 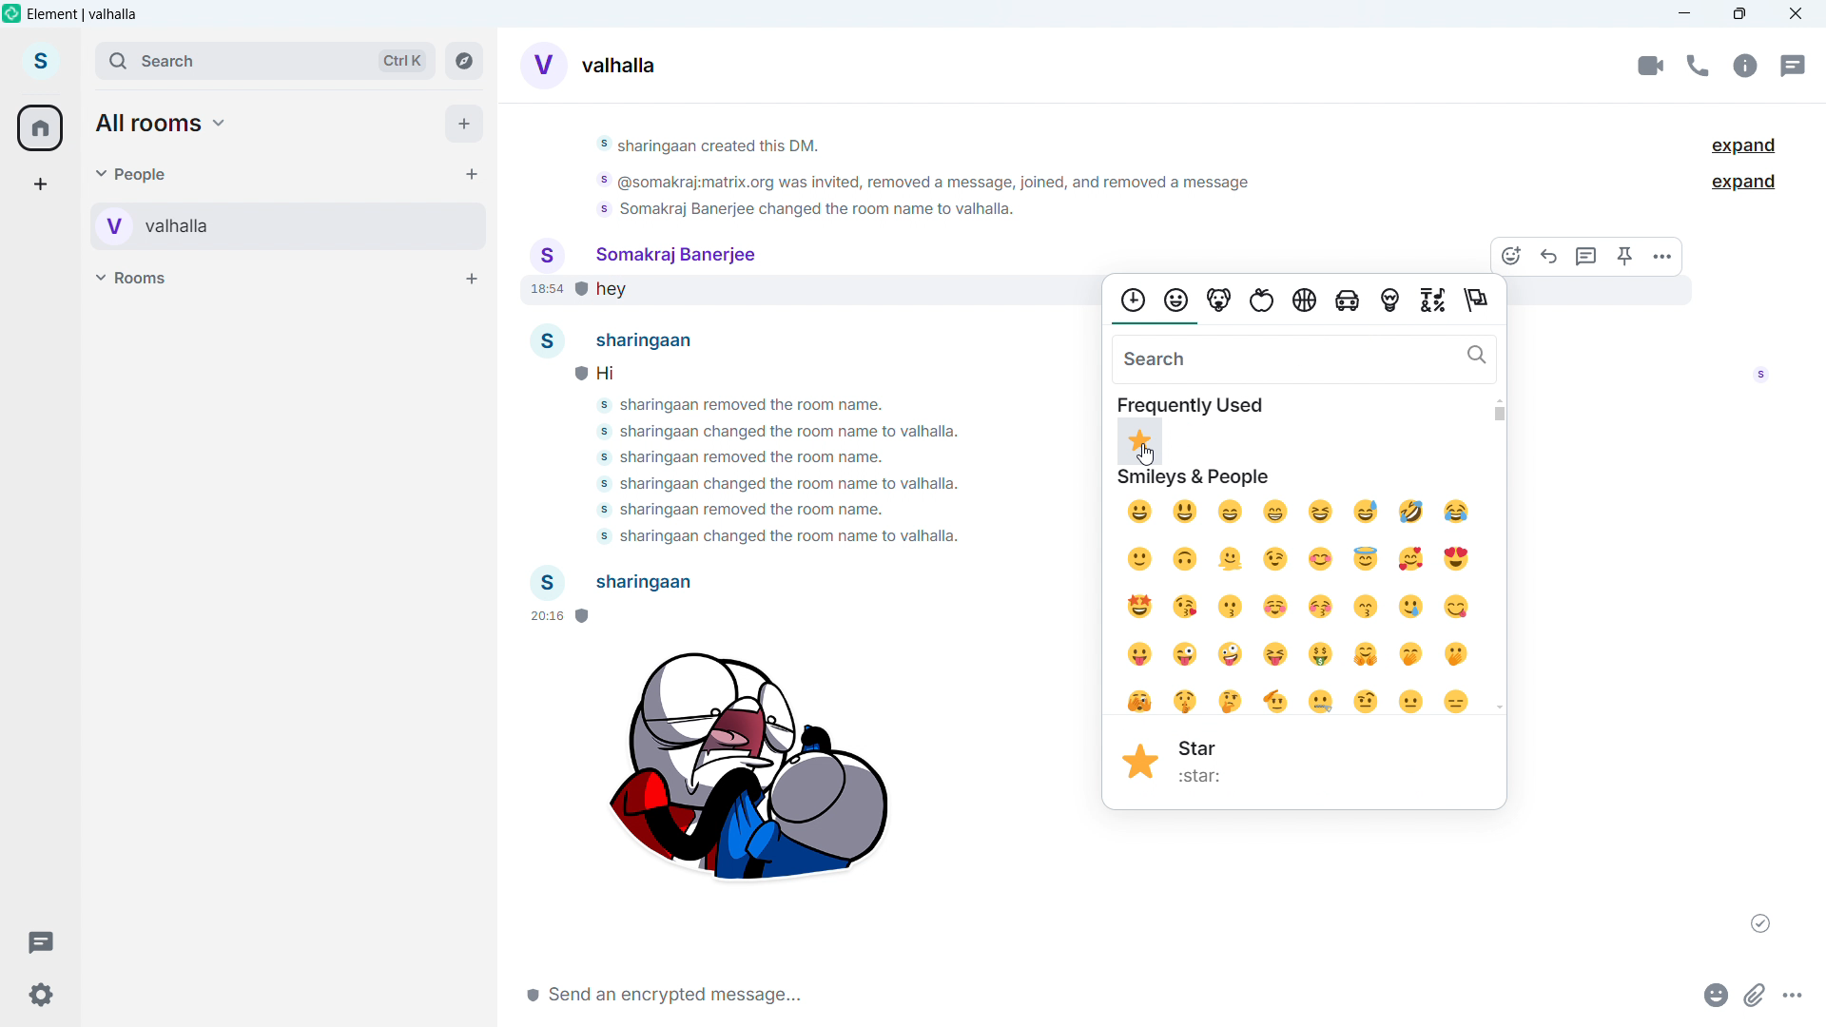 I want to click on grinning face, so click(x=1139, y=514).